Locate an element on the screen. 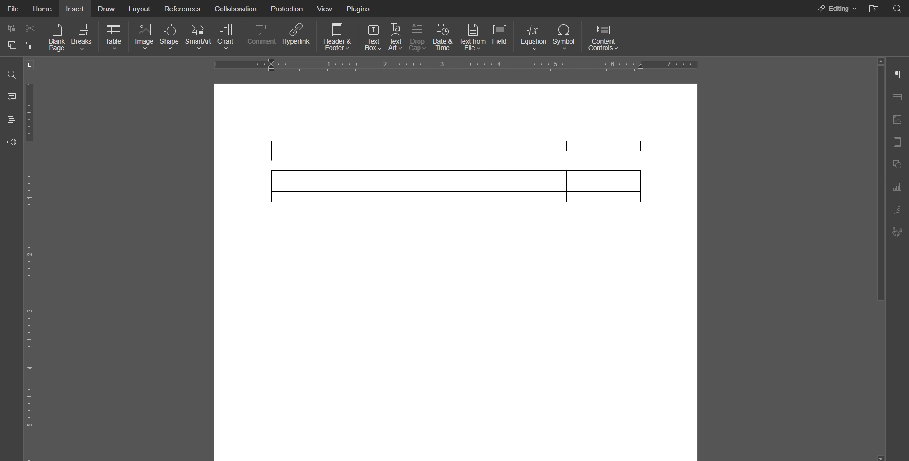 The image size is (909, 461). Cursor is located at coordinates (365, 224).